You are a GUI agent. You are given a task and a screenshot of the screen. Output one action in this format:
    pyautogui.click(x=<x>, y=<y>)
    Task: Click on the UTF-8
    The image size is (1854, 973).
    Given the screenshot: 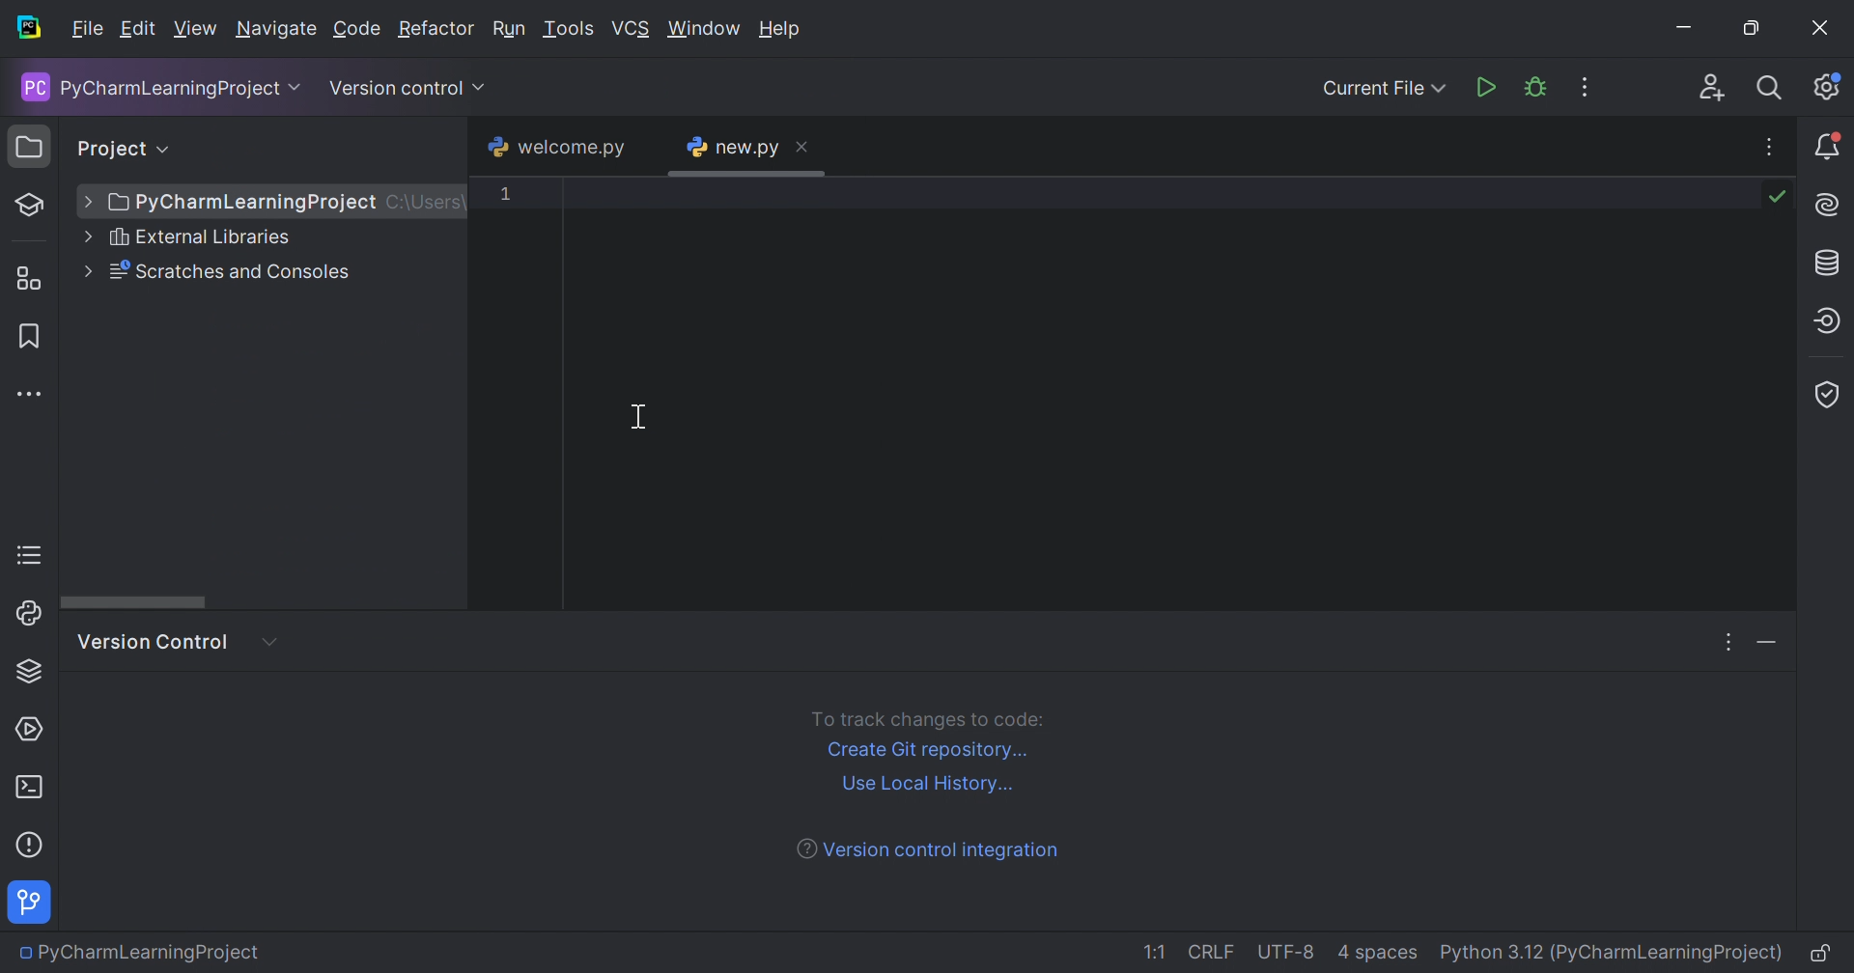 What is the action you would take?
    pyautogui.click(x=1286, y=952)
    